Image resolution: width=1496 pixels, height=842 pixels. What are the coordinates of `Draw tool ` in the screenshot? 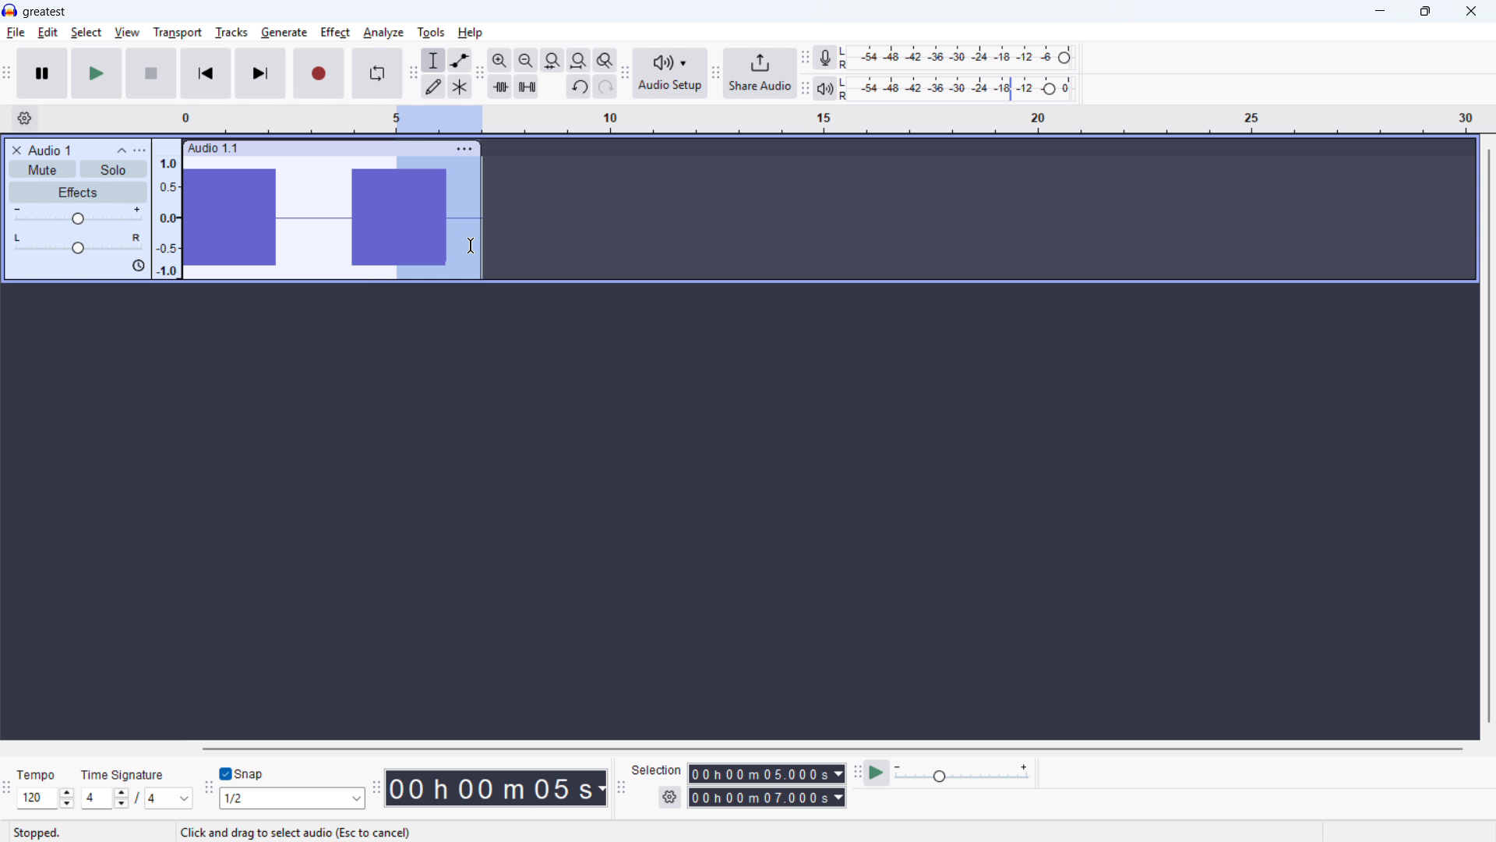 It's located at (433, 87).